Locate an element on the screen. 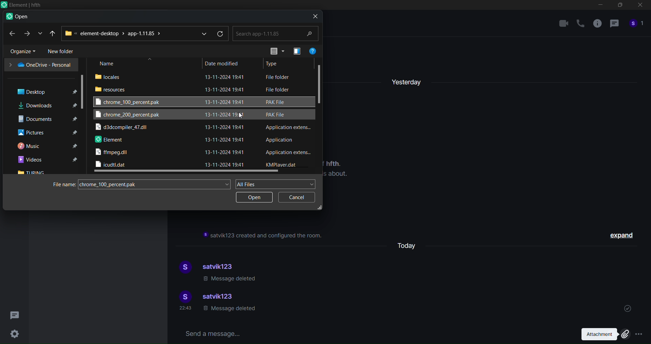  search is located at coordinates (276, 33).